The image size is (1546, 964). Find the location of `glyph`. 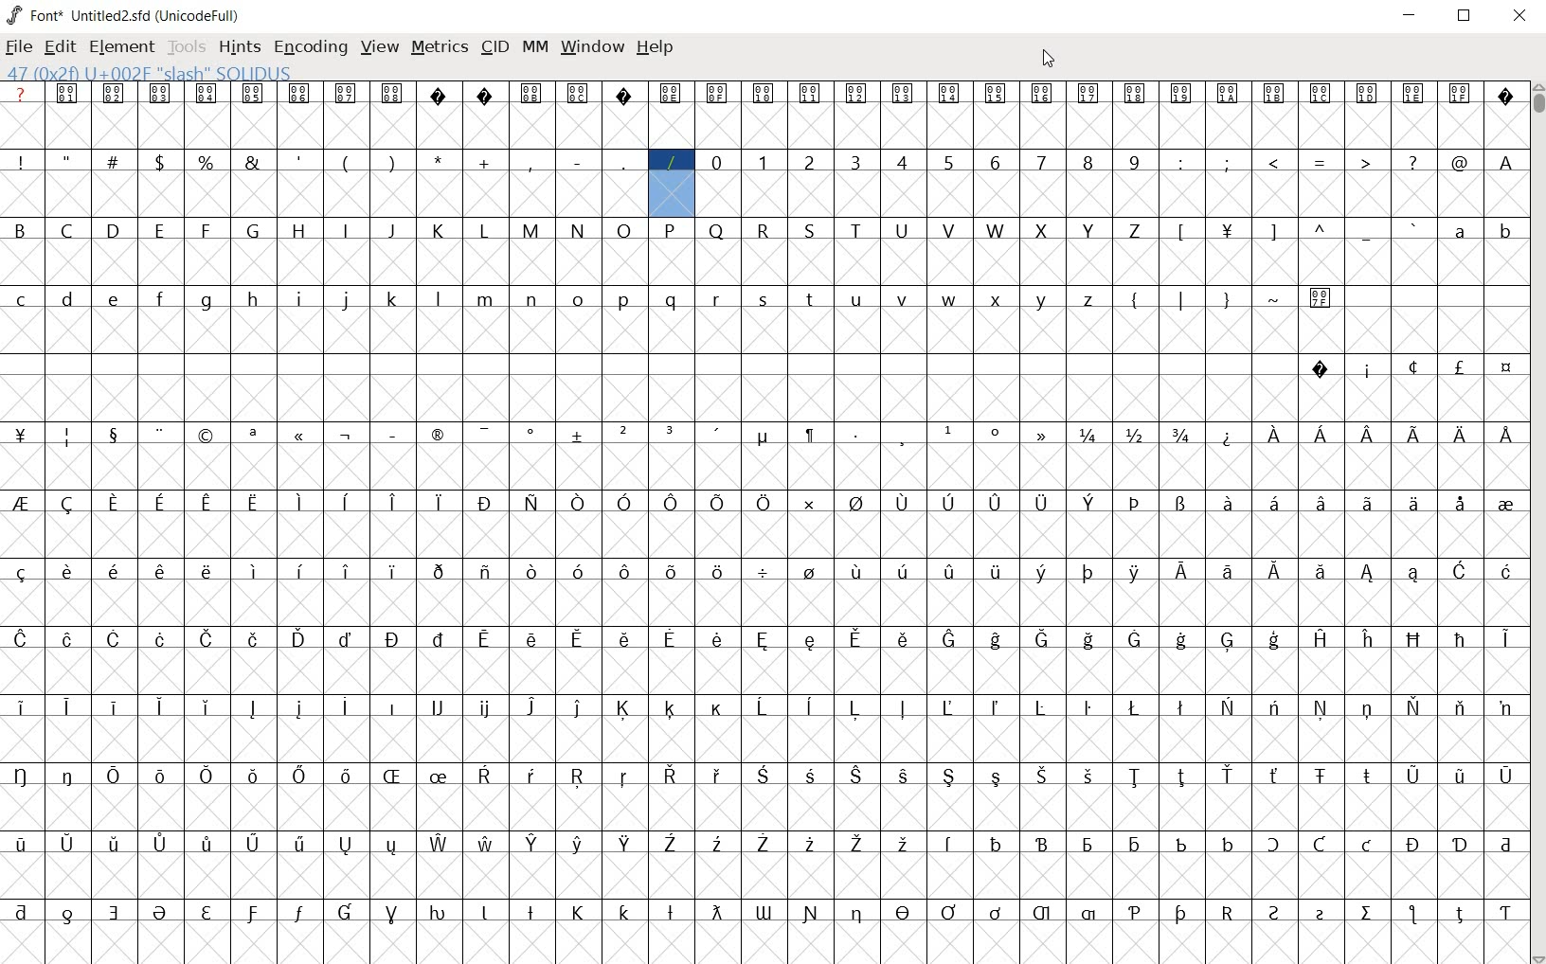

glyph is located at coordinates (1321, 844).